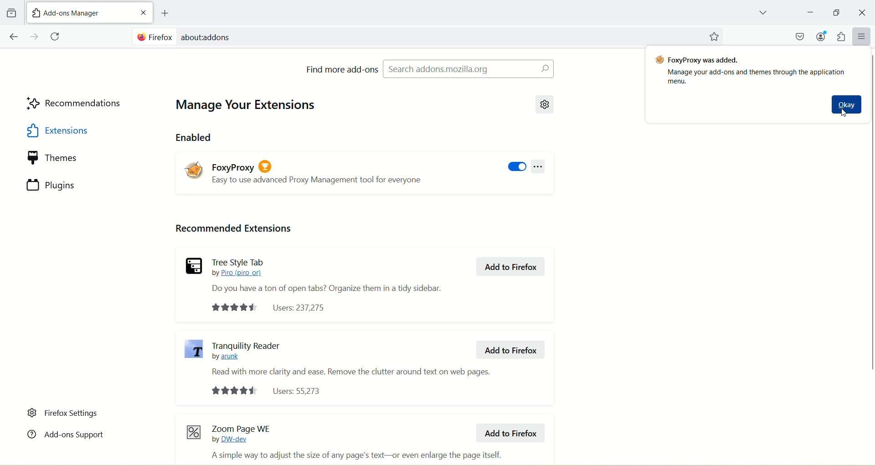 The image size is (875, 466). I want to click on New Tab, so click(81, 12).